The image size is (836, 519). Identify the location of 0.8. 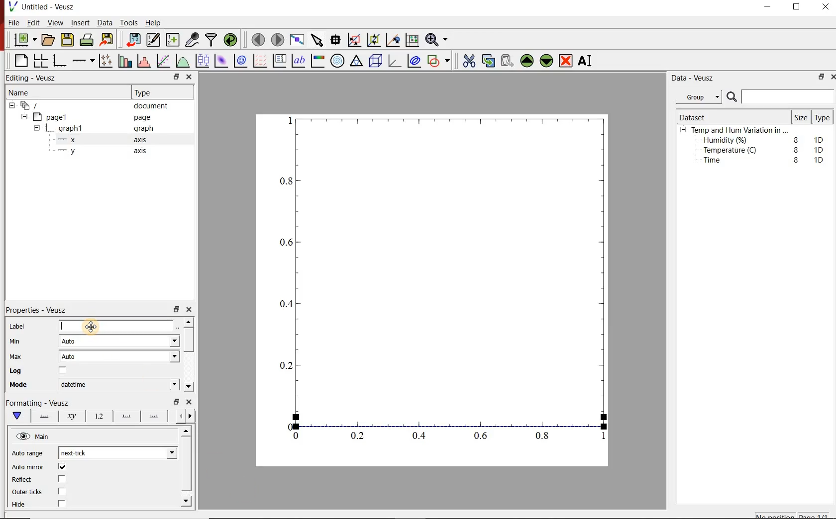
(545, 437).